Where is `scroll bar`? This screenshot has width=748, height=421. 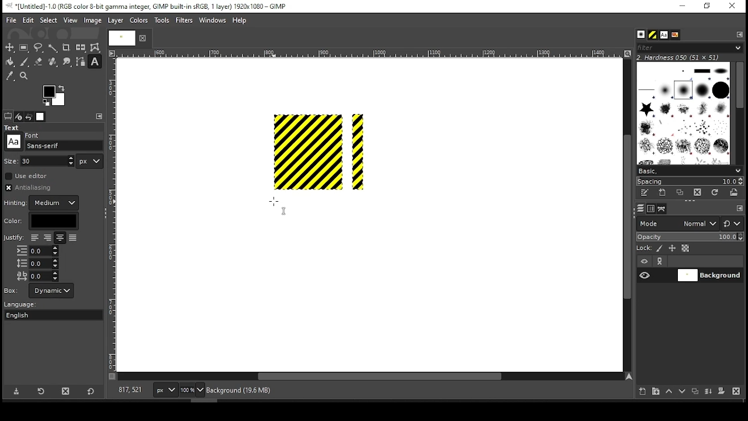 scroll bar is located at coordinates (739, 112).